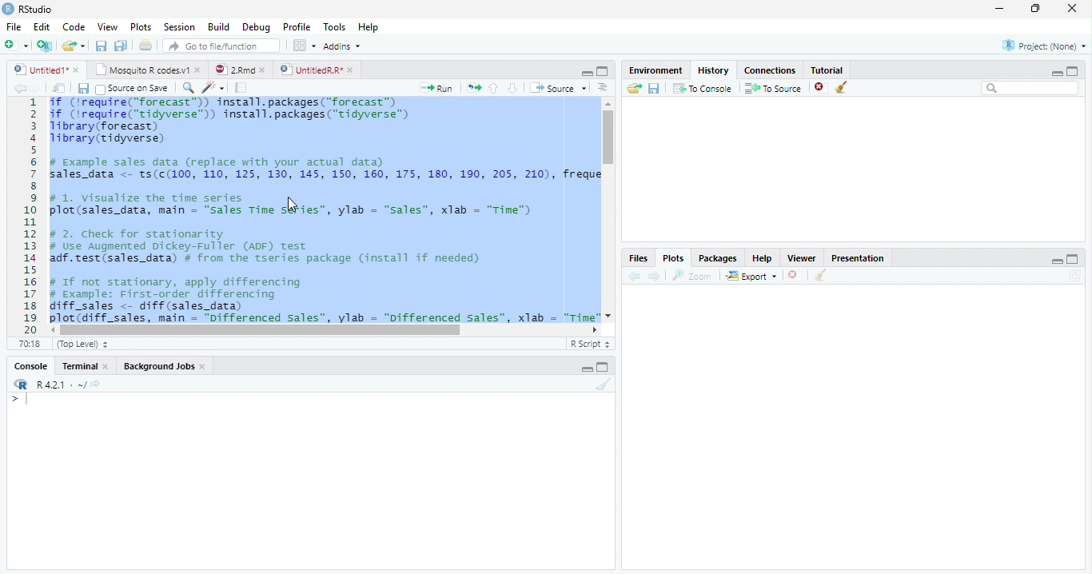 This screenshot has height=574, width=1092. Describe the element at coordinates (85, 365) in the screenshot. I see `Terminal` at that location.